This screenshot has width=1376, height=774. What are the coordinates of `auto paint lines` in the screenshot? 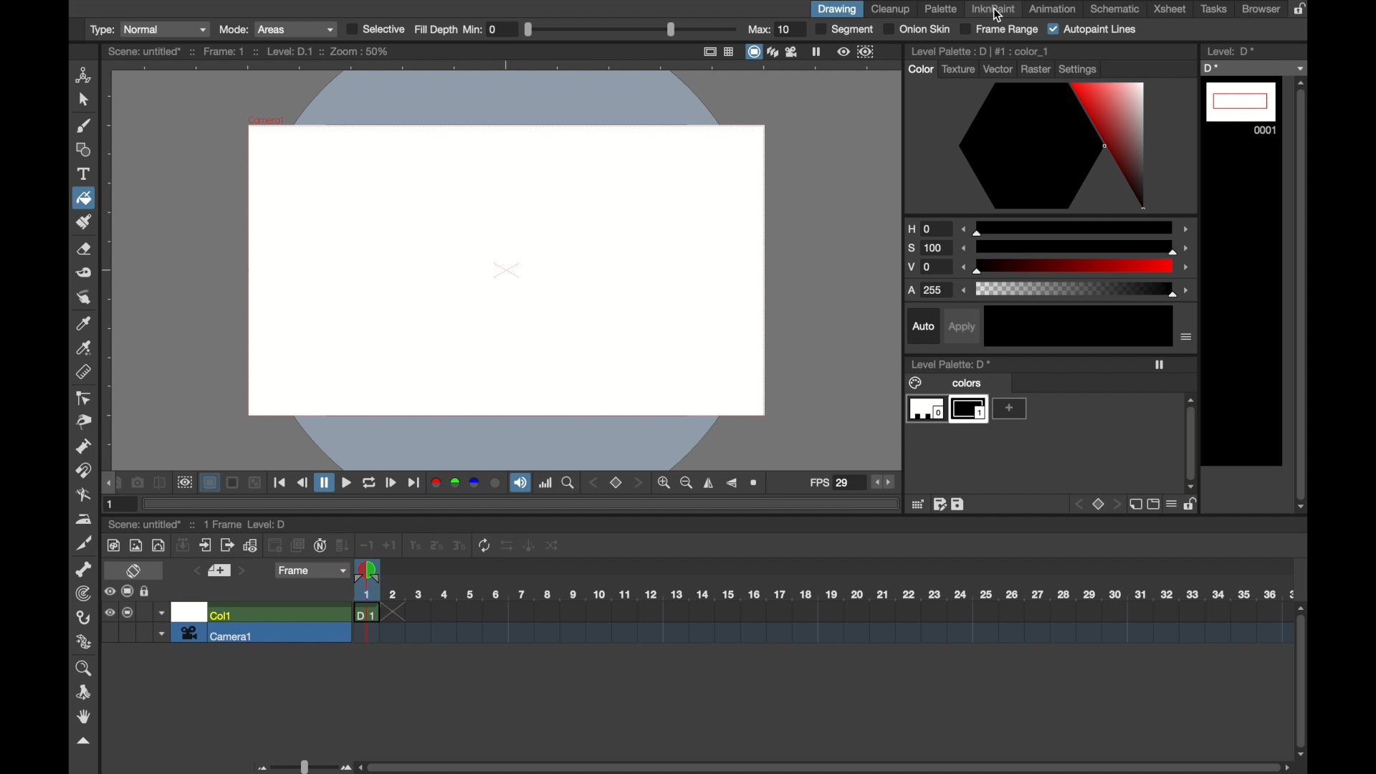 It's located at (1093, 29).